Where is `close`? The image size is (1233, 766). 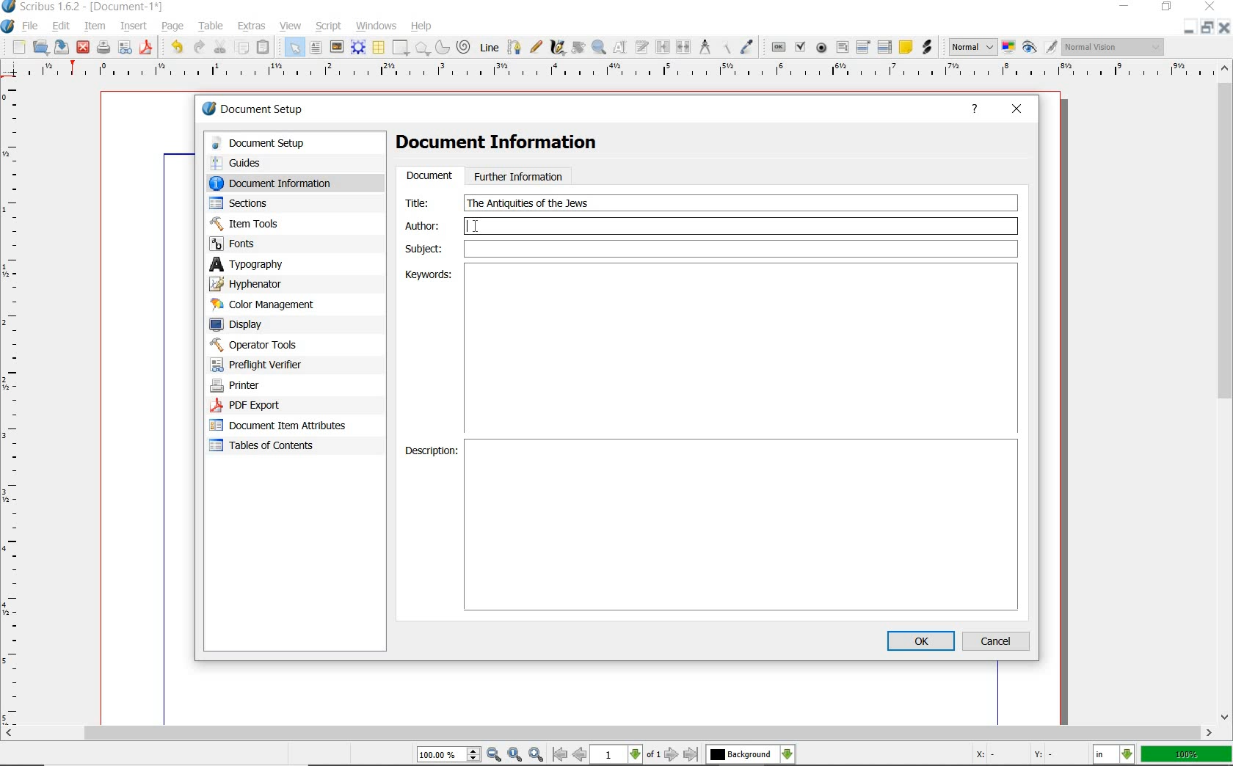 close is located at coordinates (1226, 27).